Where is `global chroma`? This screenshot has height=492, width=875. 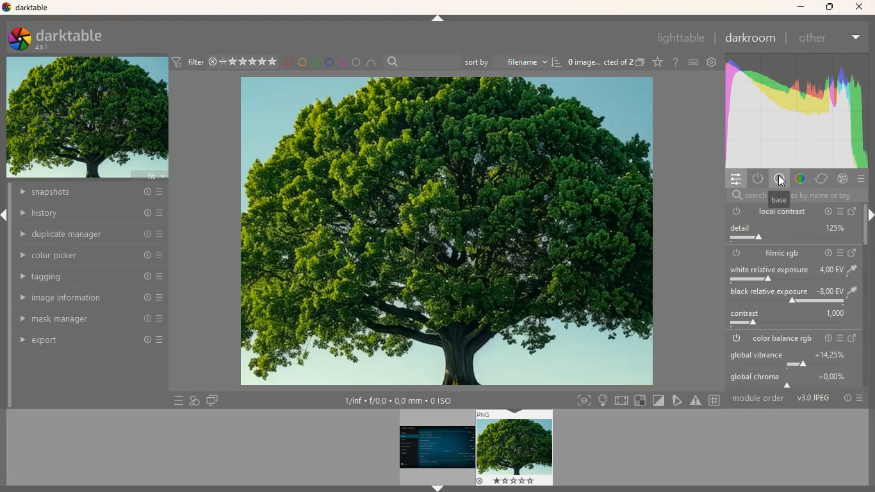 global chroma is located at coordinates (794, 380).